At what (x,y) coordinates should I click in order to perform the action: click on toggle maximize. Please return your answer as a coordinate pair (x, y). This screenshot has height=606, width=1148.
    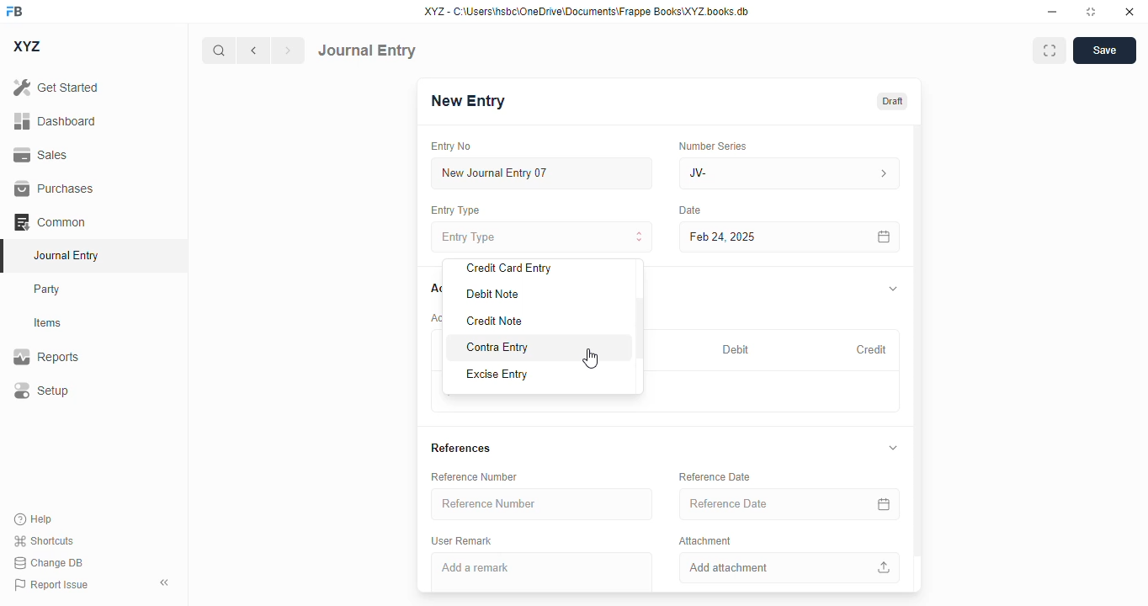
    Looking at the image, I should click on (1091, 12).